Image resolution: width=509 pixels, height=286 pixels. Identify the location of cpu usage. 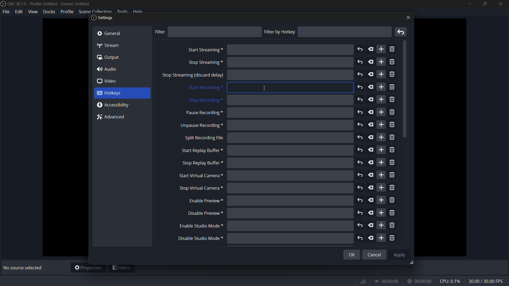
(451, 281).